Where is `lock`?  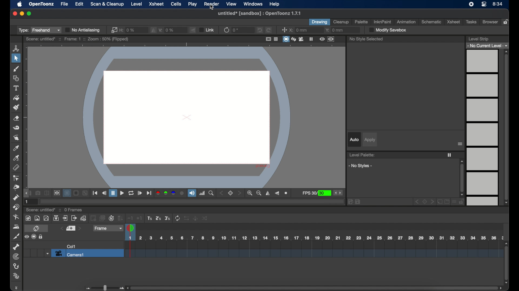
lock is located at coordinates (507, 22).